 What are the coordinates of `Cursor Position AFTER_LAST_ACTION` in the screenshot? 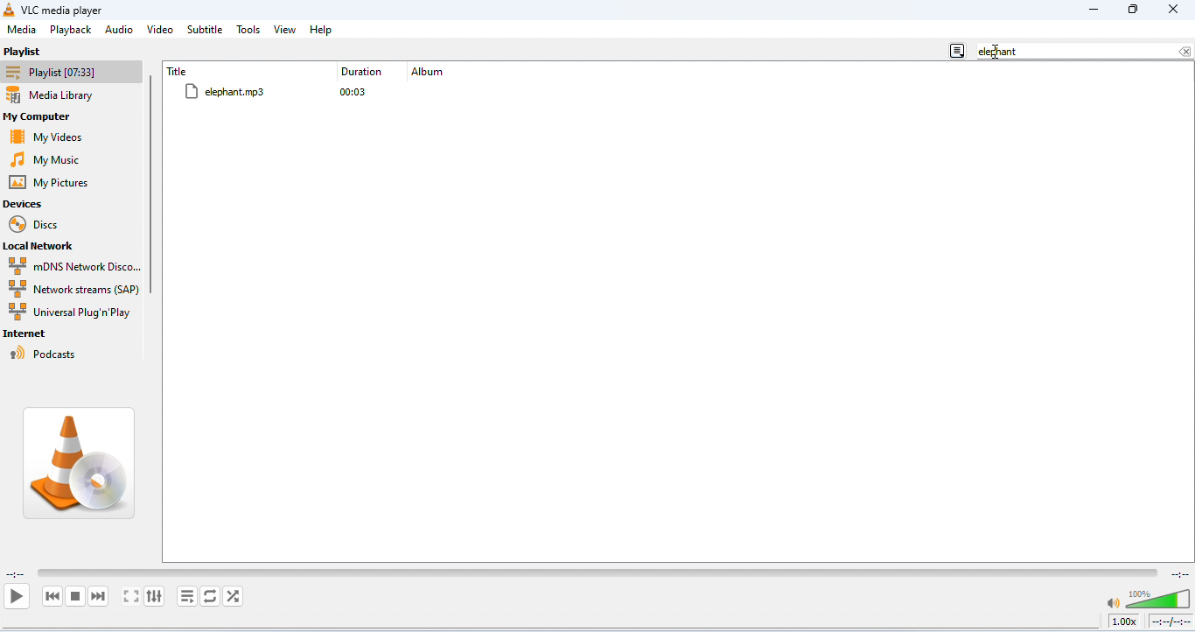 It's located at (996, 52).